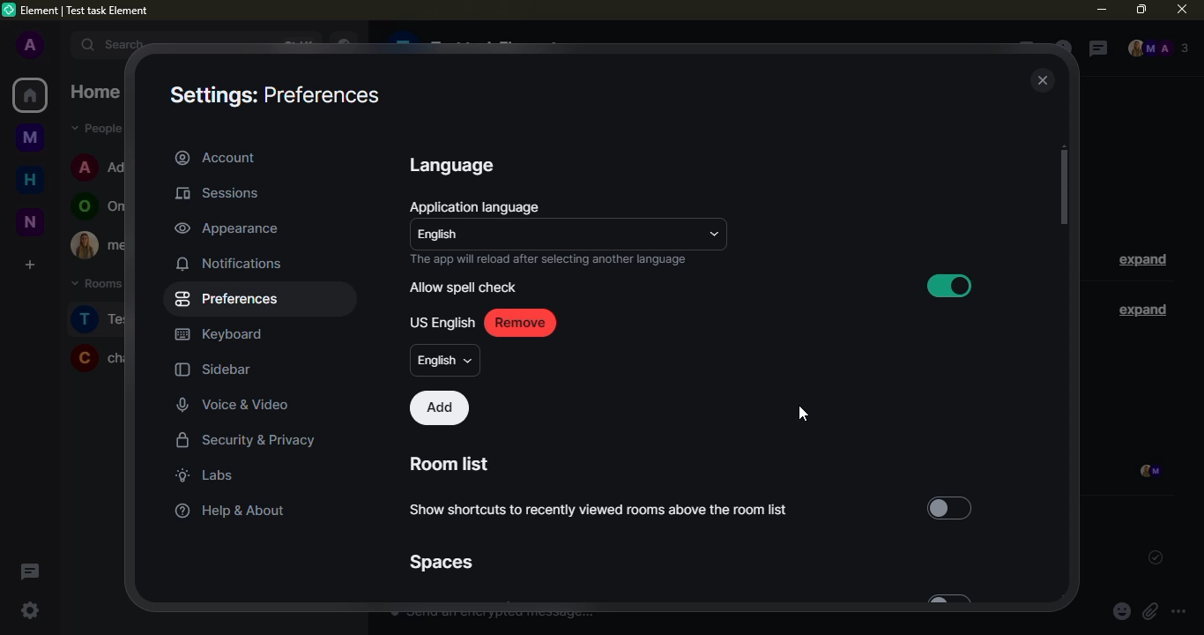  What do you see at coordinates (712, 234) in the screenshot?
I see `drop down` at bounding box center [712, 234].